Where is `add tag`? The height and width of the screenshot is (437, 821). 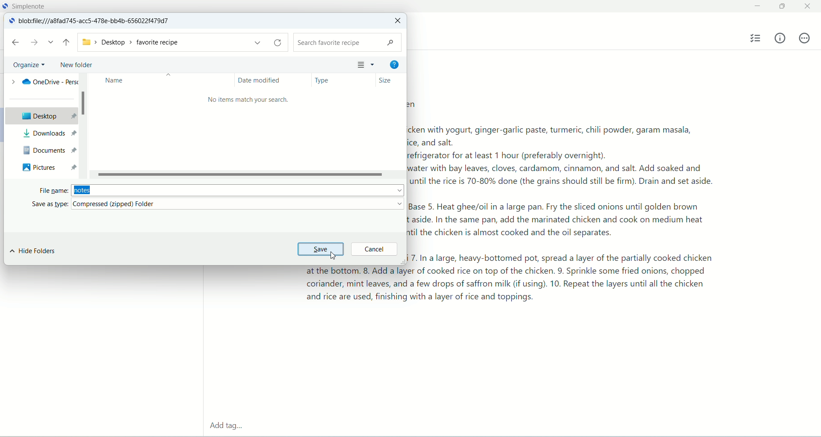 add tag is located at coordinates (224, 427).